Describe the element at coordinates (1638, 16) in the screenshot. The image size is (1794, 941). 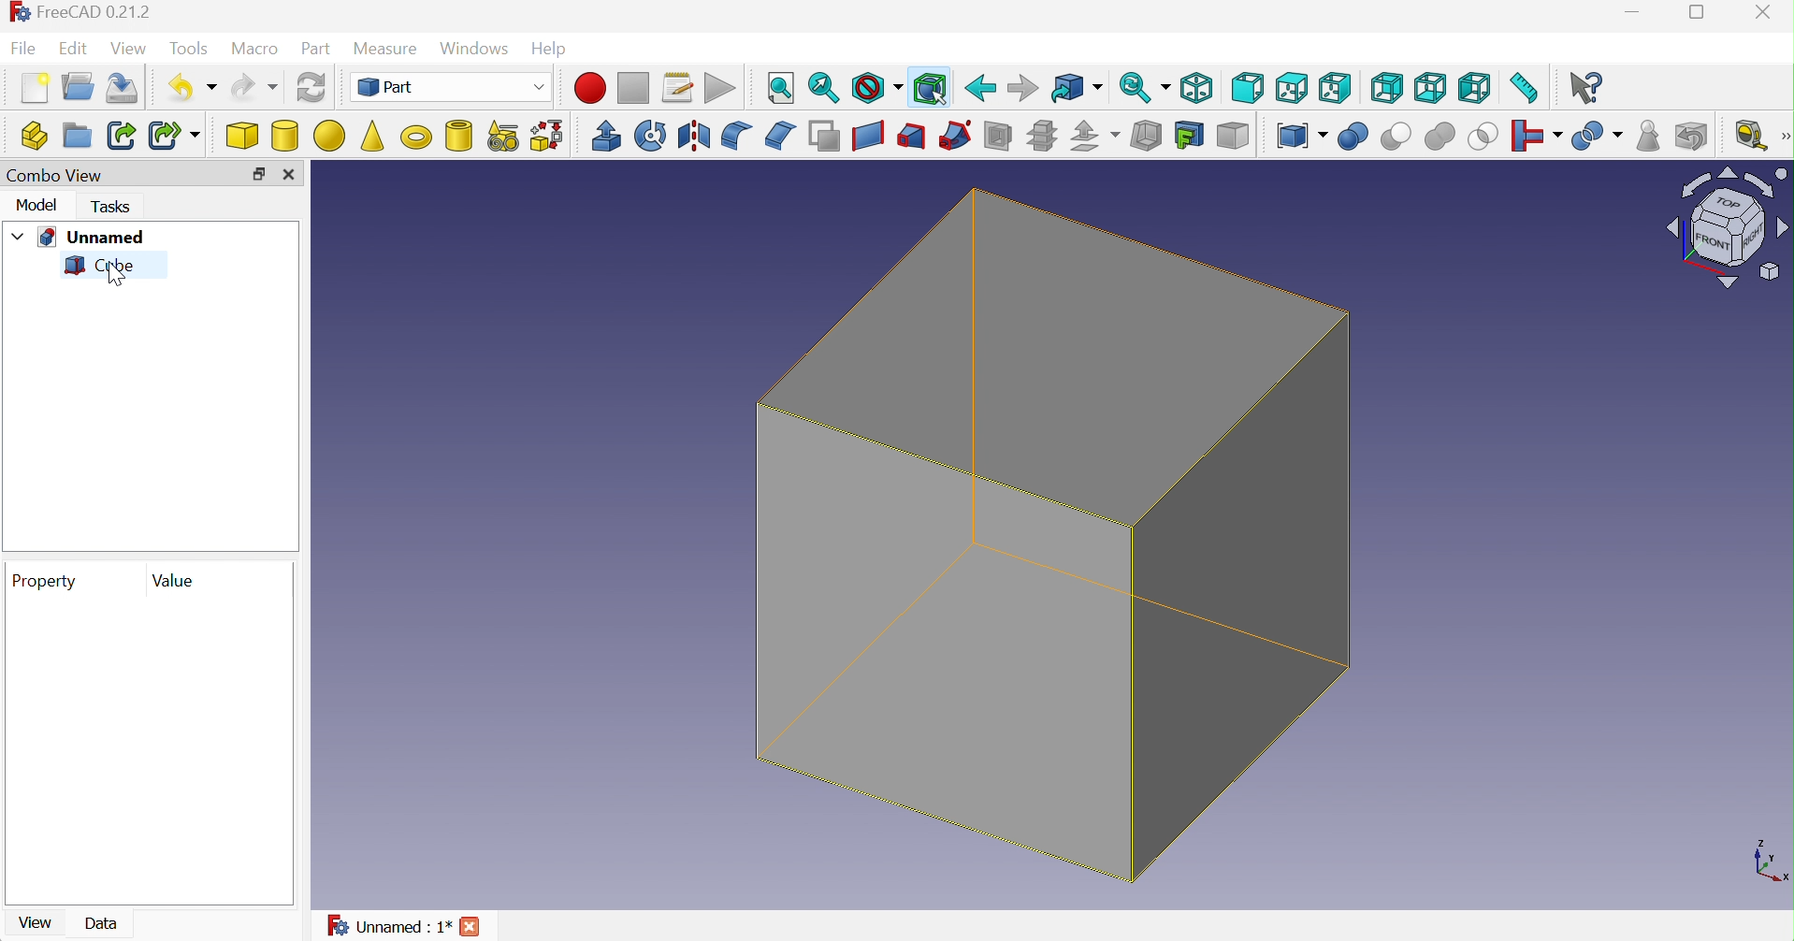
I see `Minimize` at that location.